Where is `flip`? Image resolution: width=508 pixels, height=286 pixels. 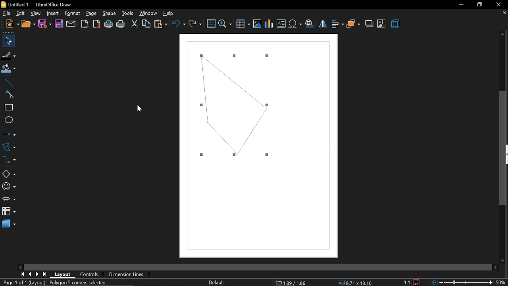 flip is located at coordinates (323, 24).